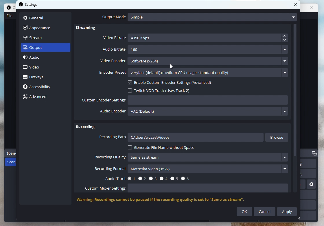 This screenshot has height=226, width=324. Describe the element at coordinates (38, 58) in the screenshot. I see `Audio` at that location.